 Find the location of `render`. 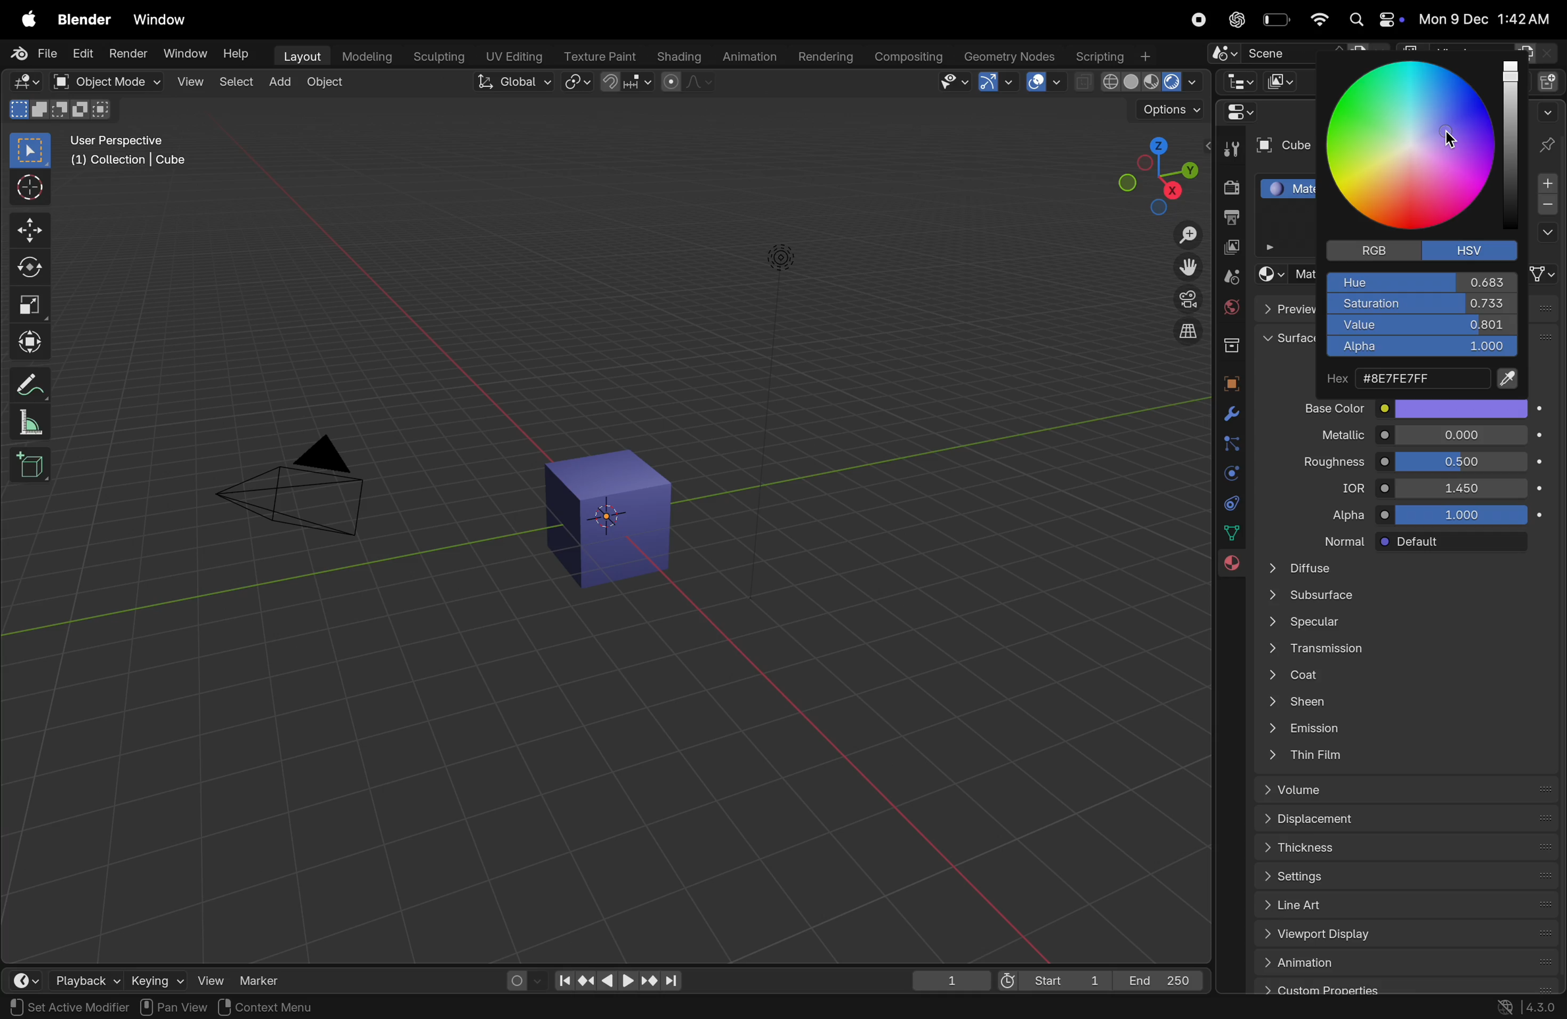

render is located at coordinates (128, 53).